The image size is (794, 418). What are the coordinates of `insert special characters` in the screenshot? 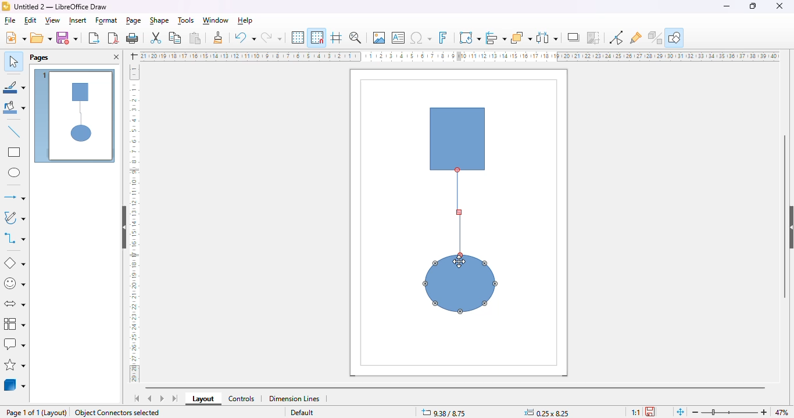 It's located at (421, 38).